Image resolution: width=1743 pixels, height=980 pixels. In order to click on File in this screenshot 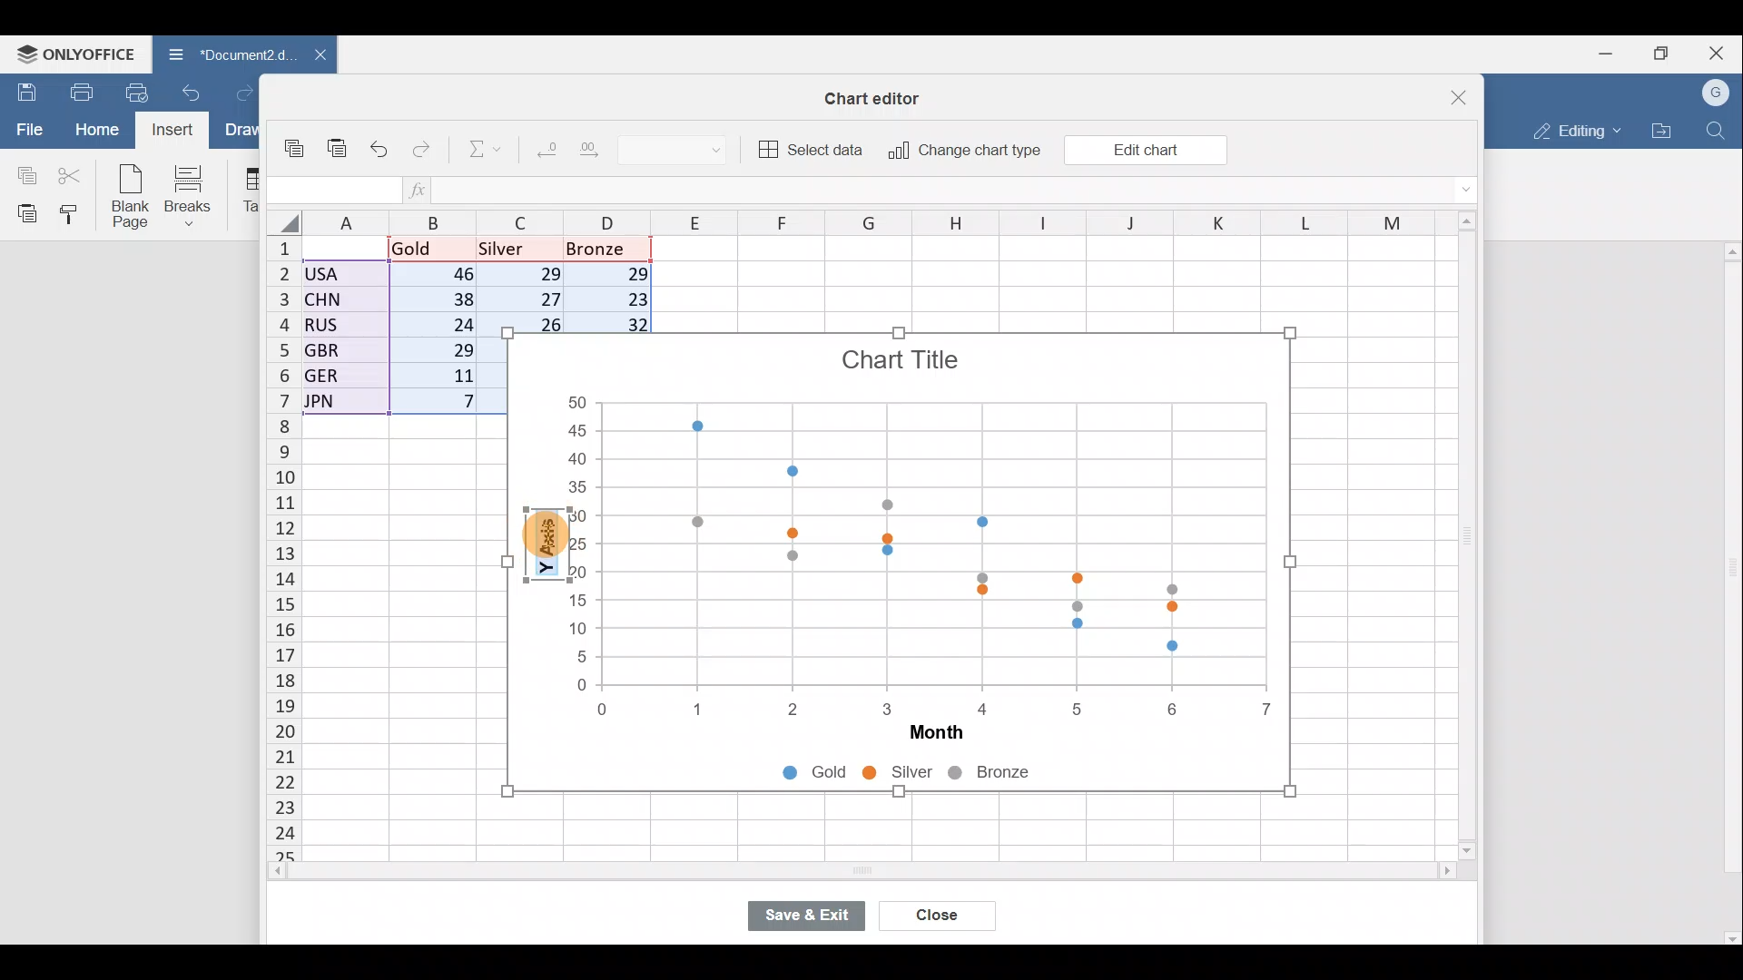, I will do `click(23, 131)`.